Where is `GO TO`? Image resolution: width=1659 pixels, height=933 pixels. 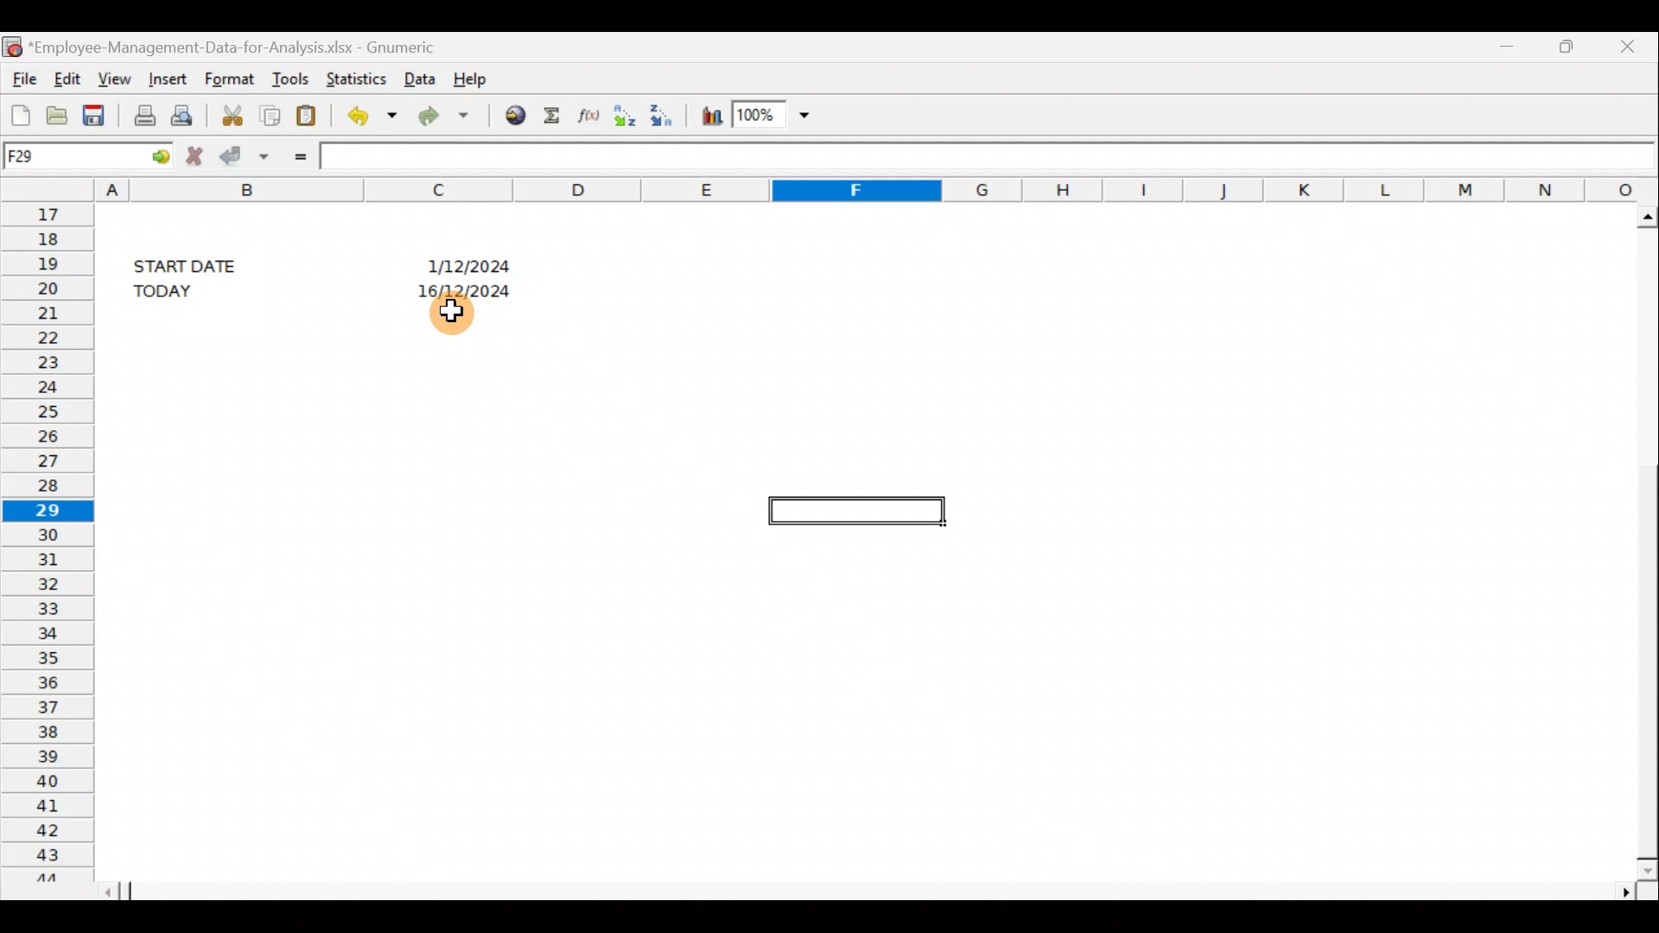 GO TO is located at coordinates (145, 155).